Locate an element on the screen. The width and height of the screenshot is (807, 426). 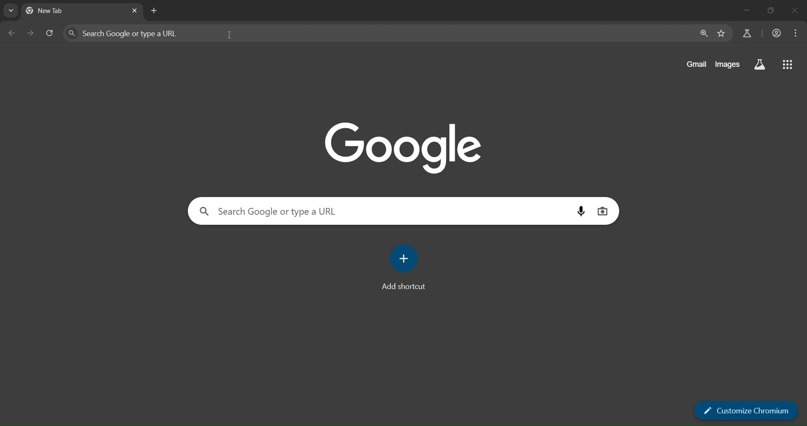
close tab is located at coordinates (134, 12).